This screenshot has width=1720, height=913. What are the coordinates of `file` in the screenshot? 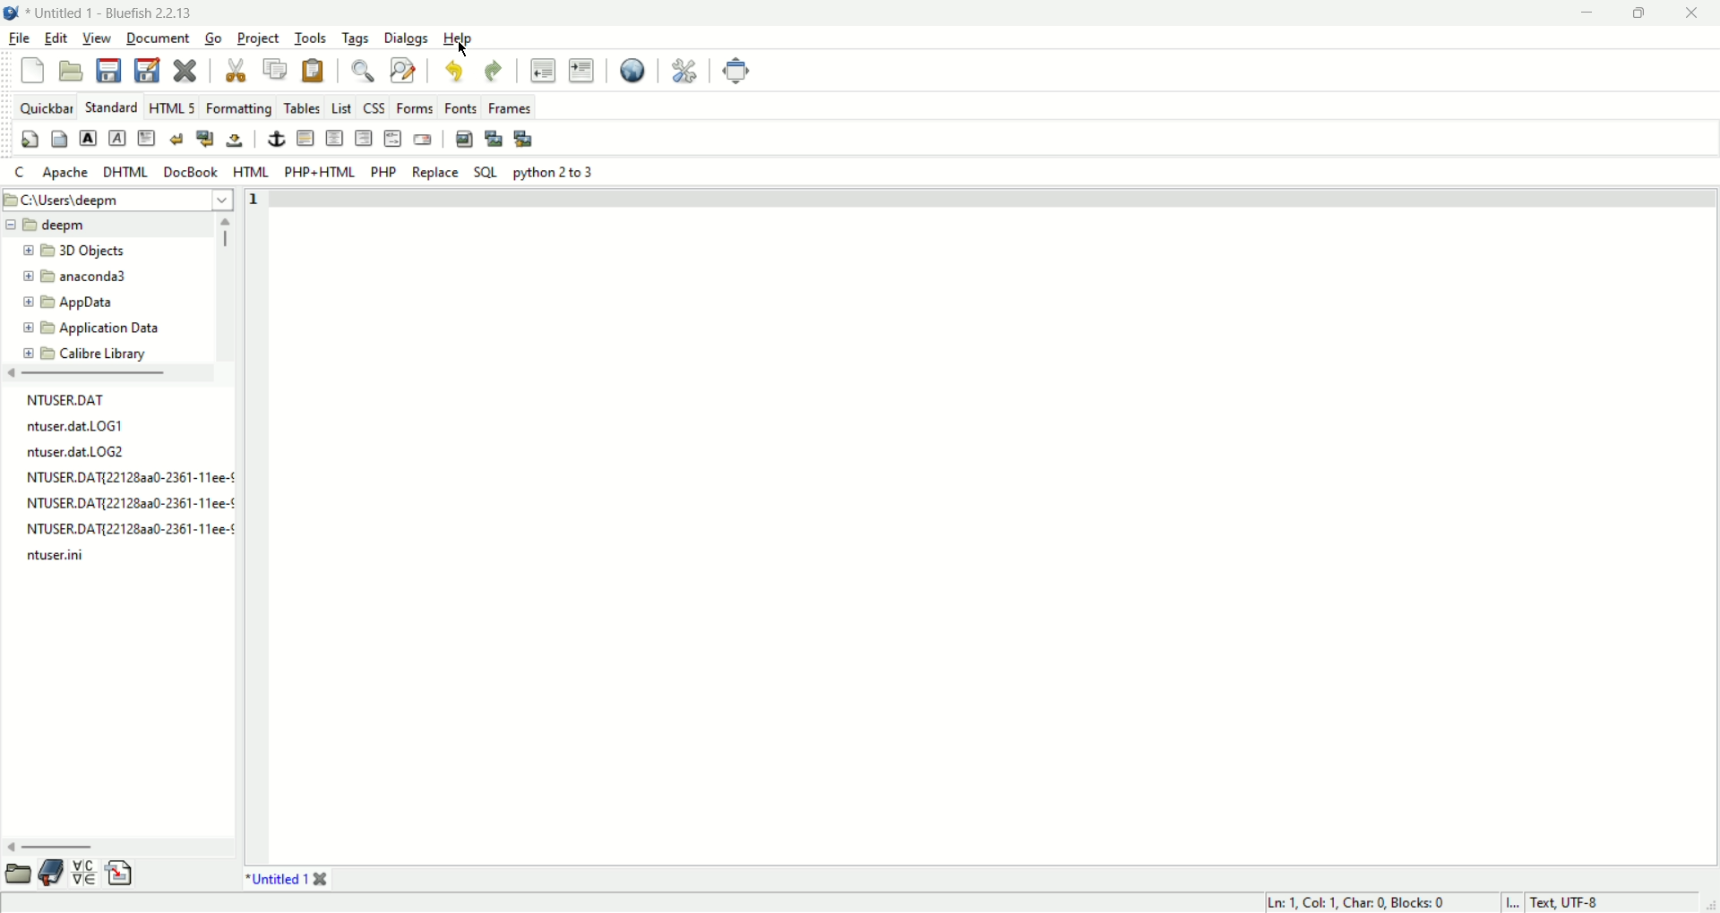 It's located at (17, 38).